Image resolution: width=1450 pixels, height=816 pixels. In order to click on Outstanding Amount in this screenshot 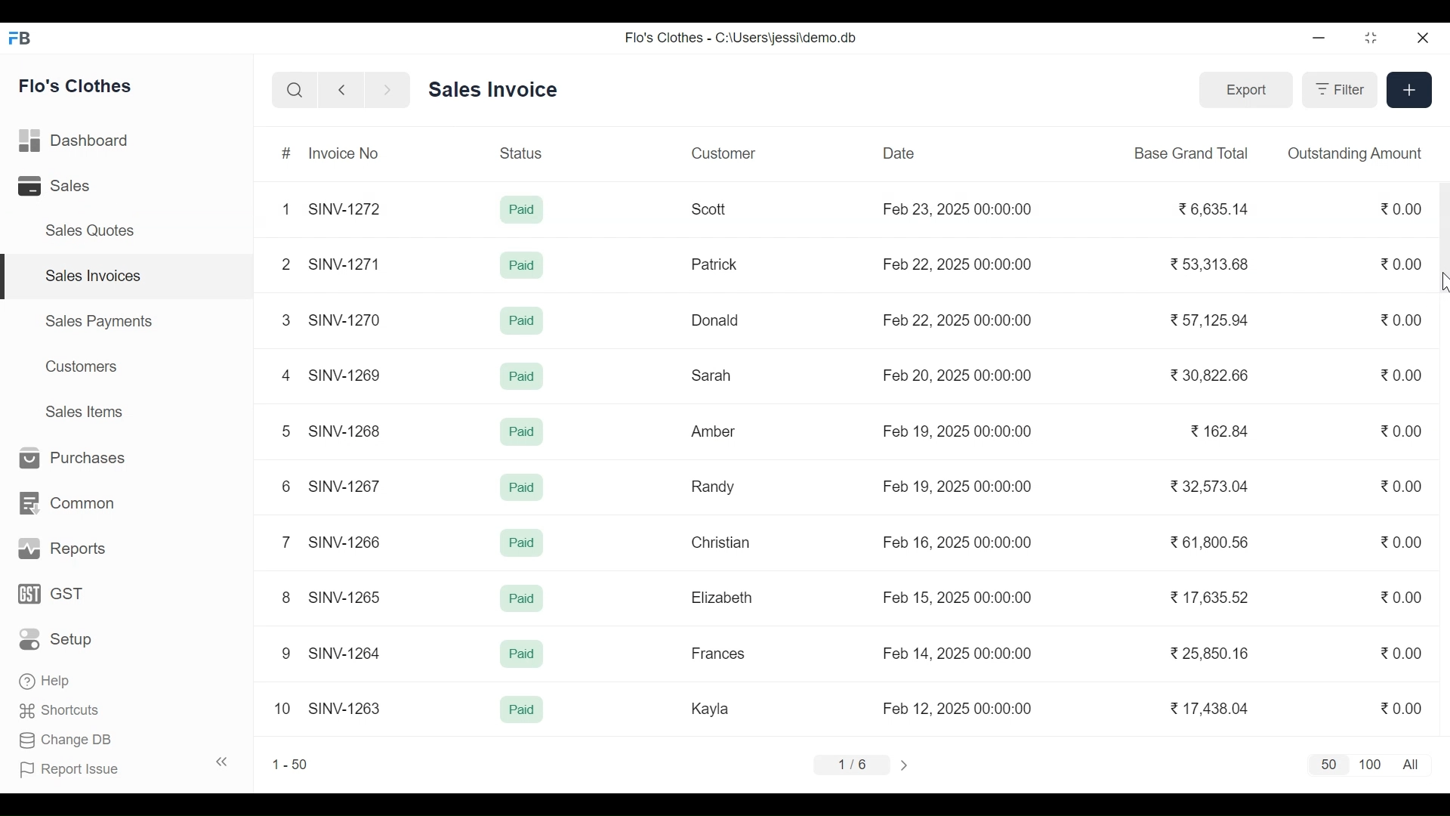, I will do `click(1355, 153)`.